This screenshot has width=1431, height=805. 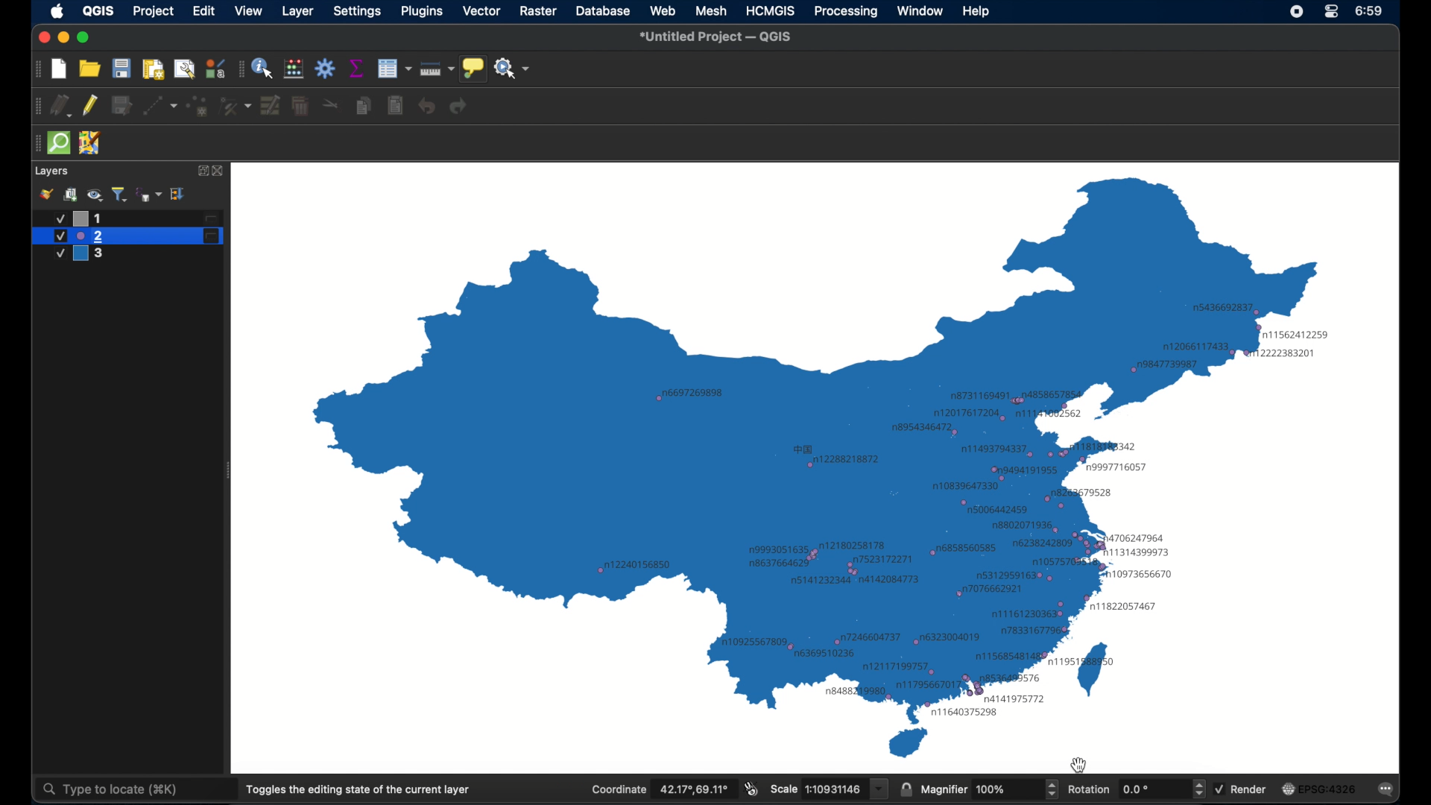 What do you see at coordinates (961, 506) in the screenshot?
I see `labels  based on attribute` at bounding box center [961, 506].